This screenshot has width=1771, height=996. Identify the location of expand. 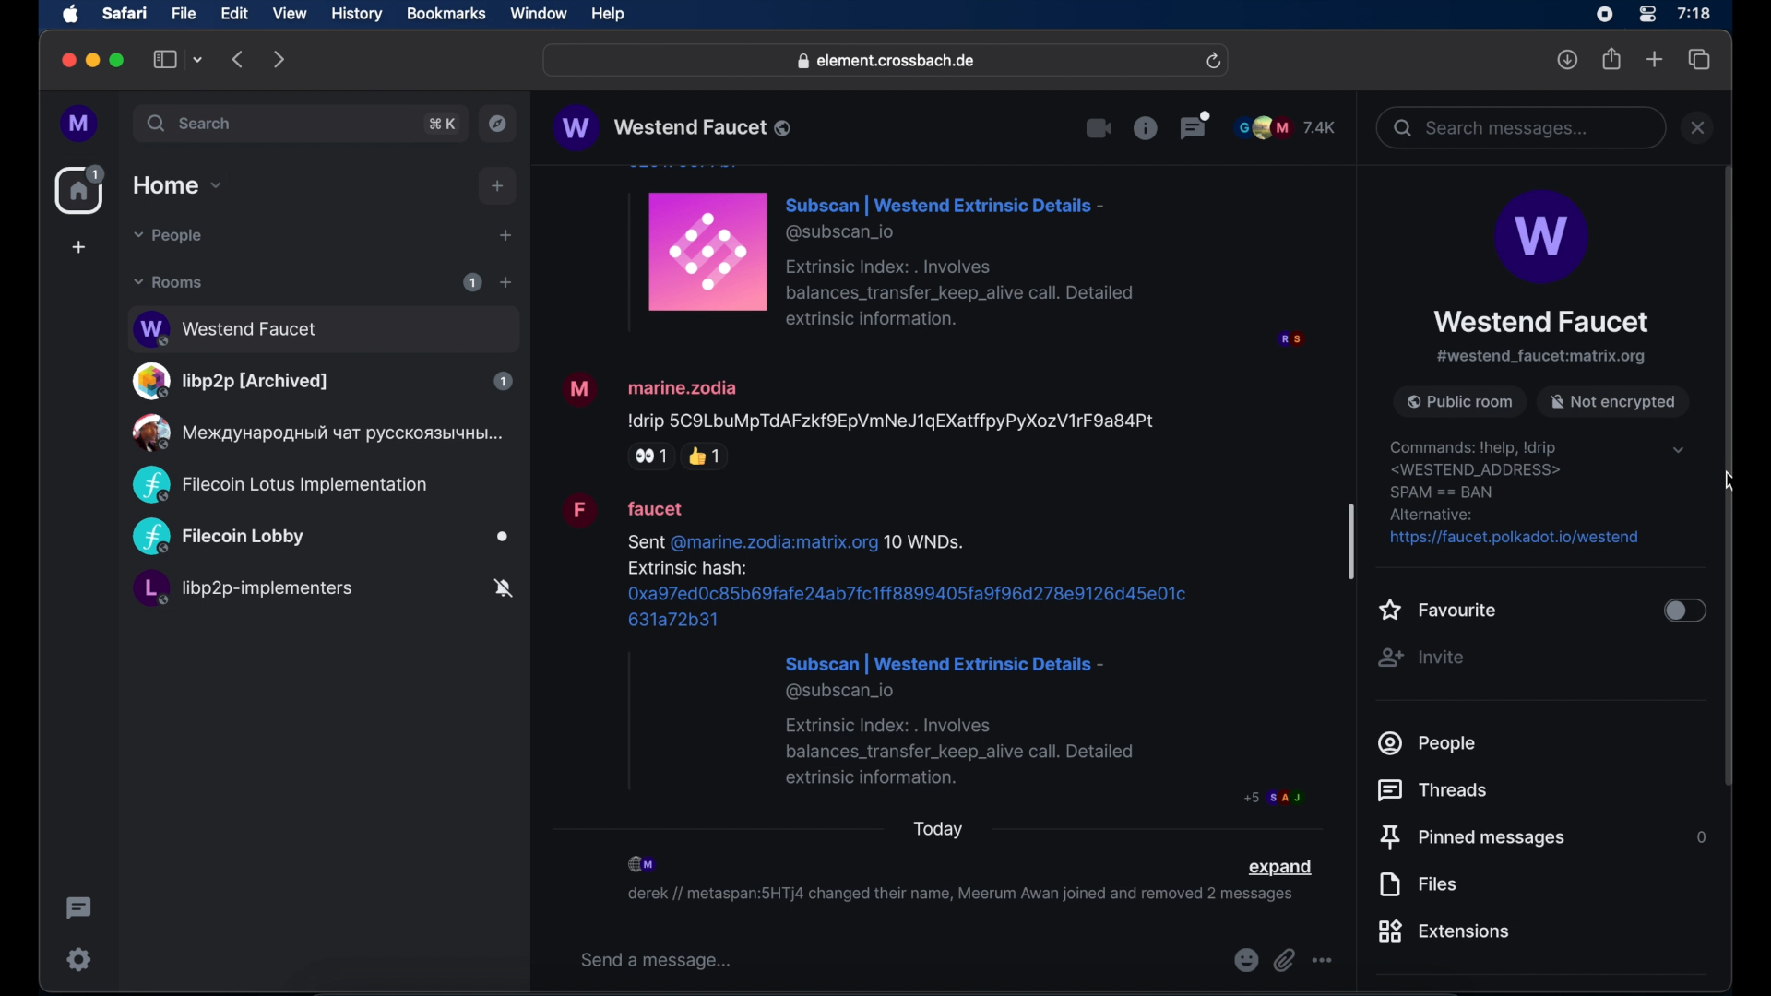
(1279, 868).